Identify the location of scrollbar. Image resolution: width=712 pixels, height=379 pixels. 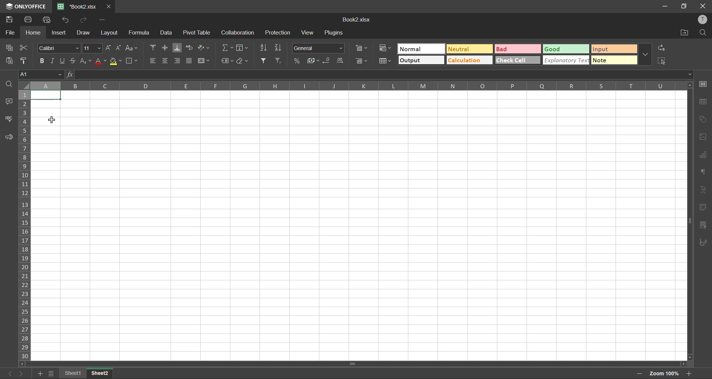
(352, 364).